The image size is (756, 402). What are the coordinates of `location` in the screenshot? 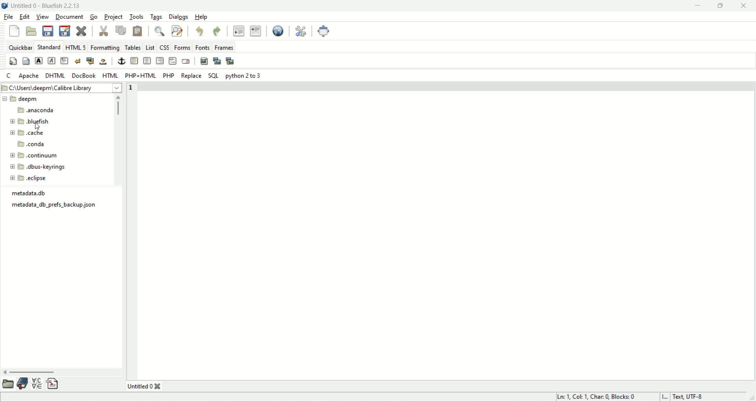 It's located at (63, 88).